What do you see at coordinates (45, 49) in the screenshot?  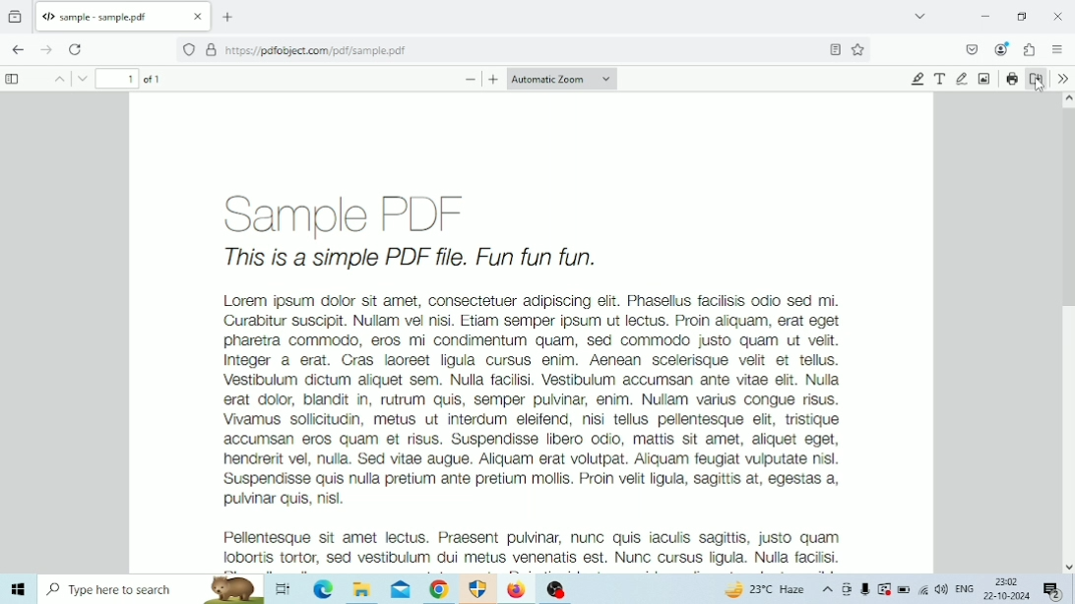 I see `Go forward one page` at bounding box center [45, 49].